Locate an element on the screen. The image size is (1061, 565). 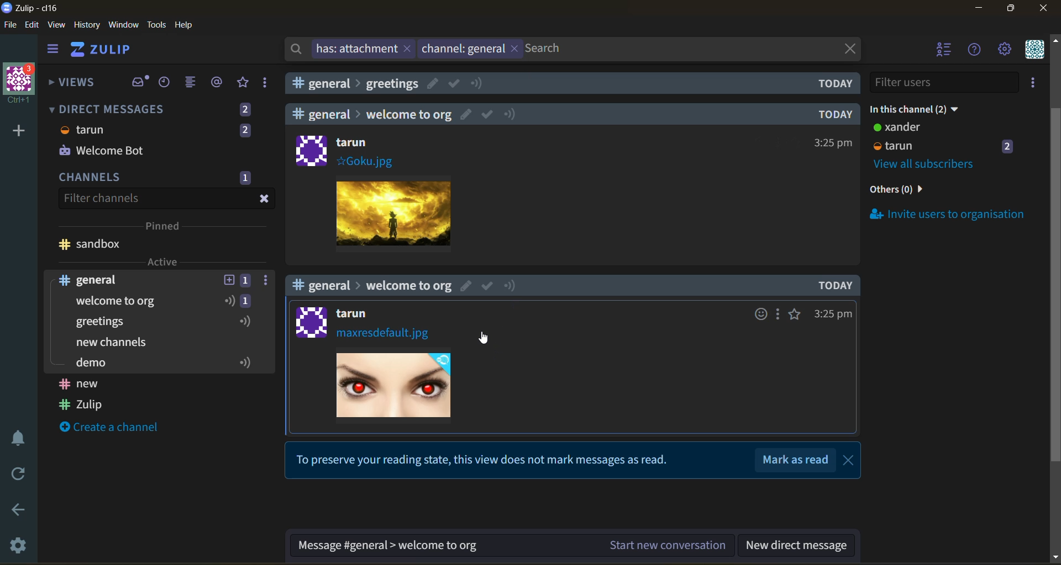
close is located at coordinates (265, 199).